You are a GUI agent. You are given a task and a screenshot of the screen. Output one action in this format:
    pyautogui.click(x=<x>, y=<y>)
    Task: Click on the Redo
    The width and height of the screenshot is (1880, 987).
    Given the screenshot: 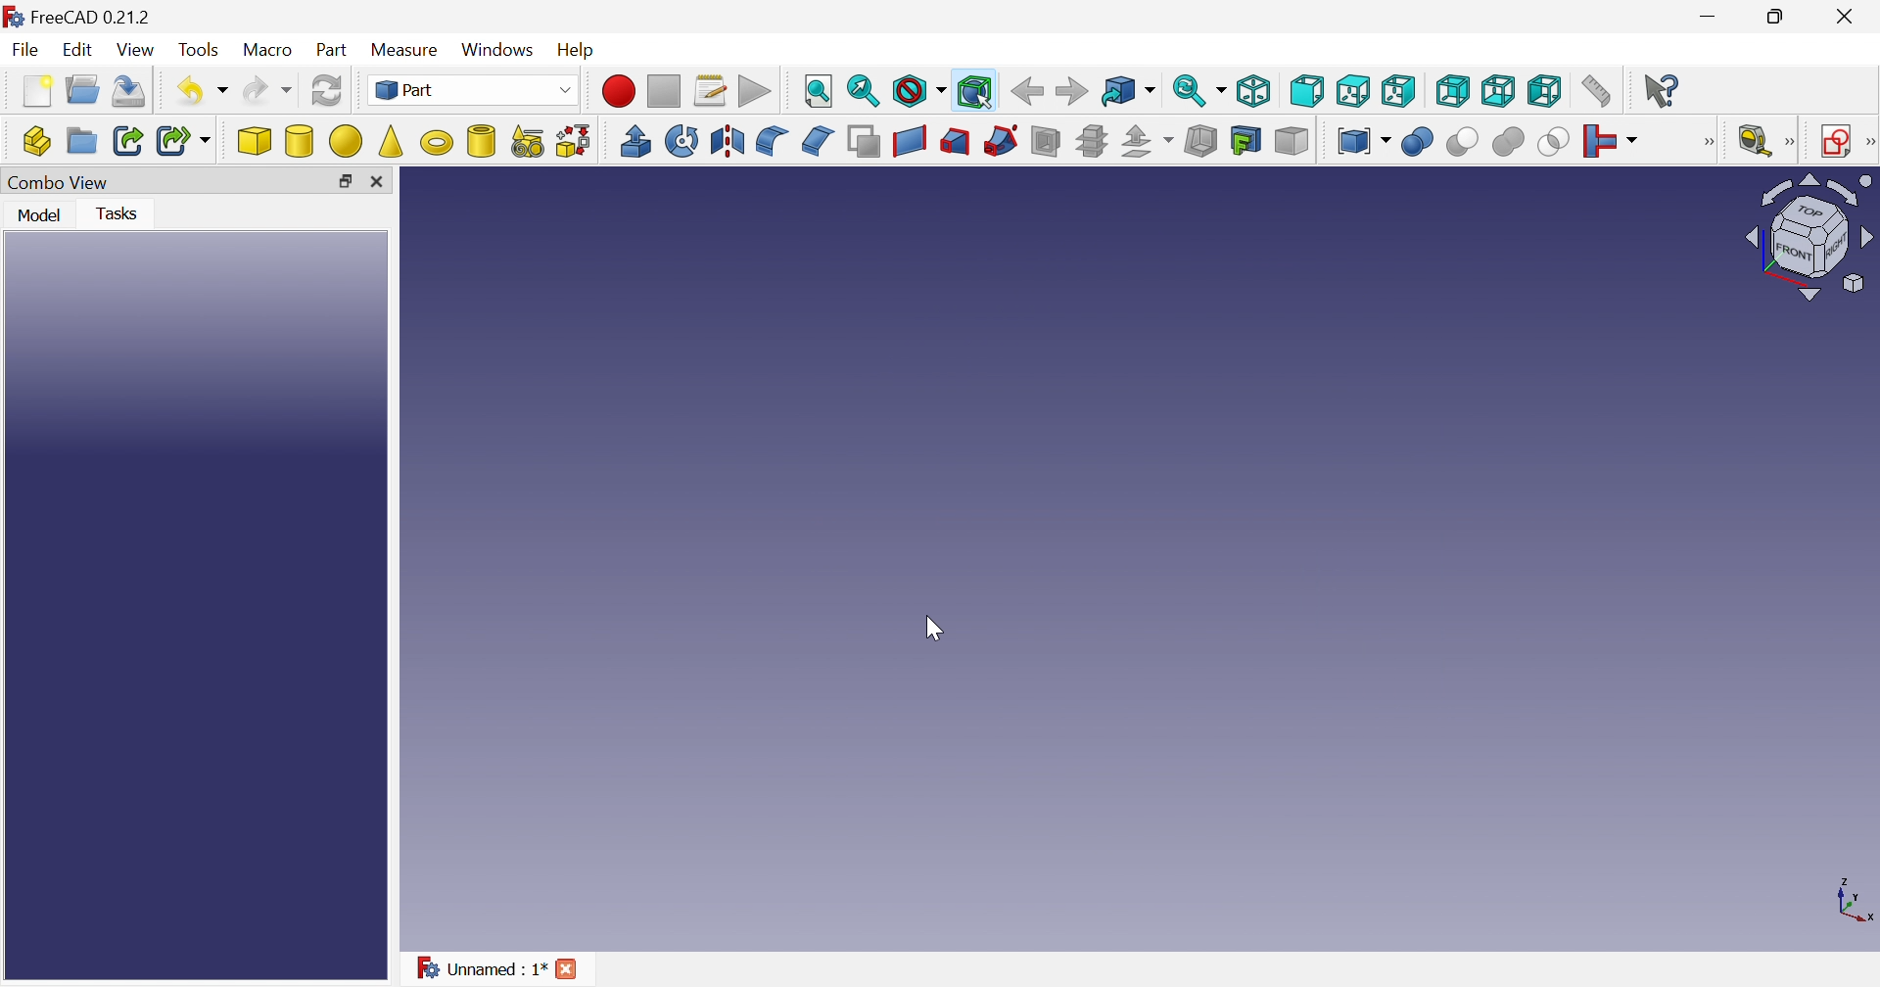 What is the action you would take?
    pyautogui.click(x=269, y=90)
    